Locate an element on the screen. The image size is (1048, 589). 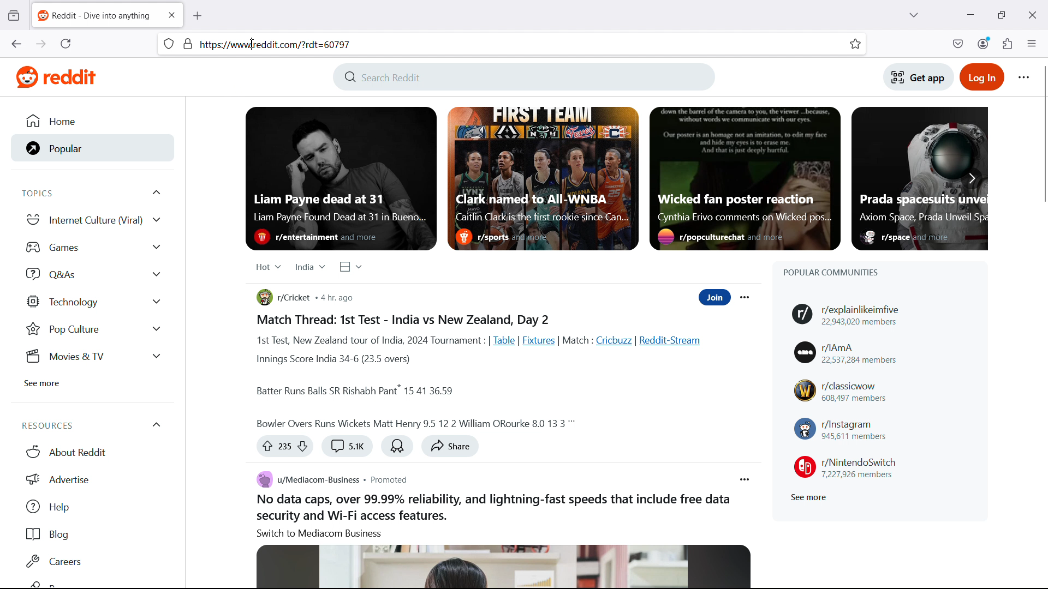
save to pocket is located at coordinates (958, 43).